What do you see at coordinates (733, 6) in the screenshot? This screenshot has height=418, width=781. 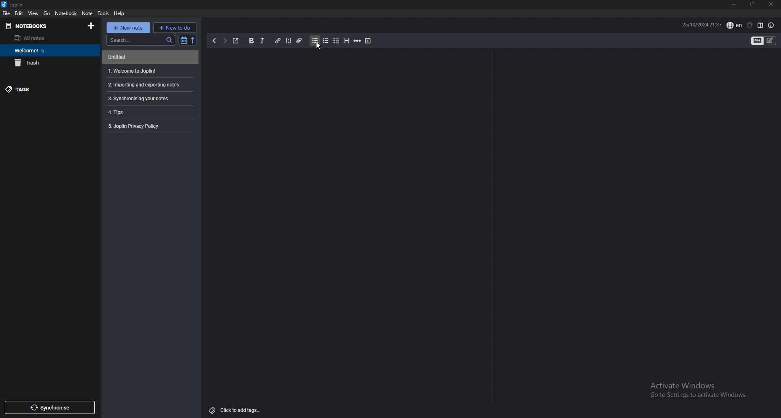 I see `minimize` at bounding box center [733, 6].